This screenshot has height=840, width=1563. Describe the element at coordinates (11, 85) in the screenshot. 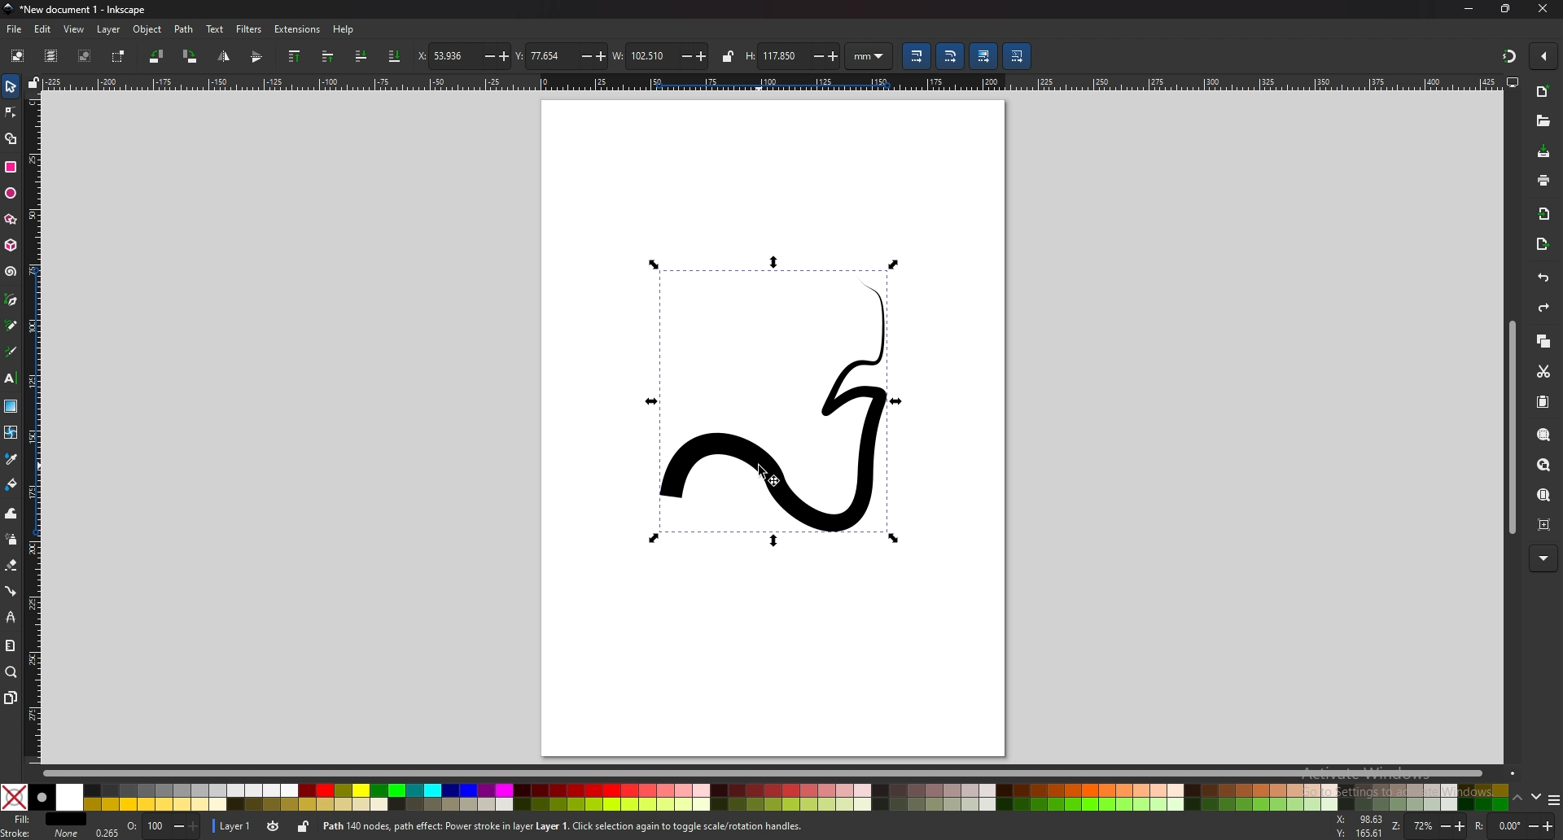

I see `selector` at that location.